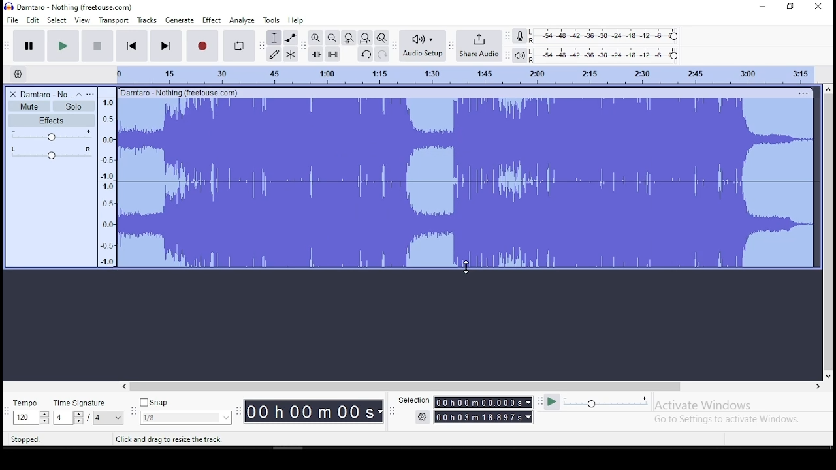 This screenshot has height=470, width=836. Describe the element at coordinates (30, 45) in the screenshot. I see `pause` at that location.